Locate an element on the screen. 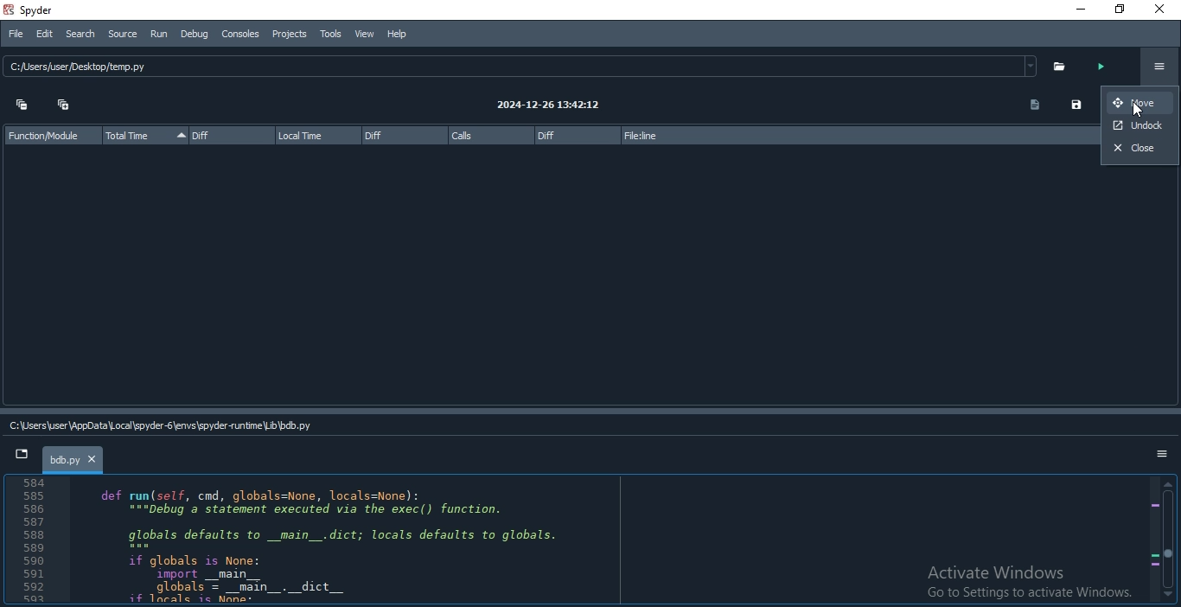 The image size is (1181, 607). File  is located at coordinates (16, 32).